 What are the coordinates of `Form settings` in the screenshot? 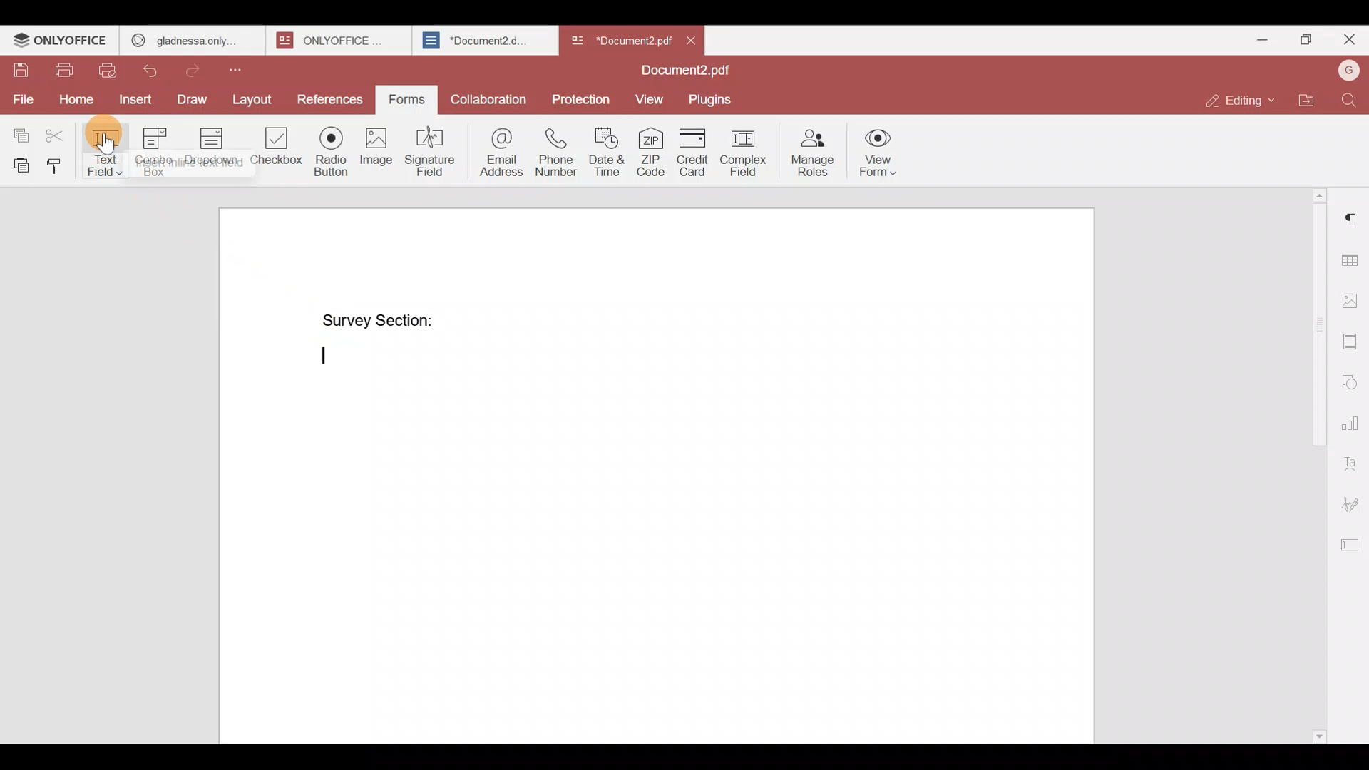 It's located at (1348, 543).